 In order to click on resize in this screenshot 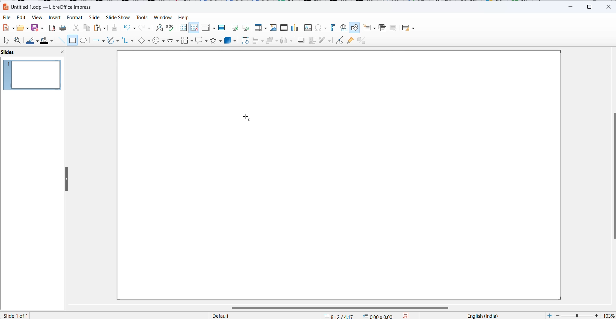, I will do `click(64, 178)`.